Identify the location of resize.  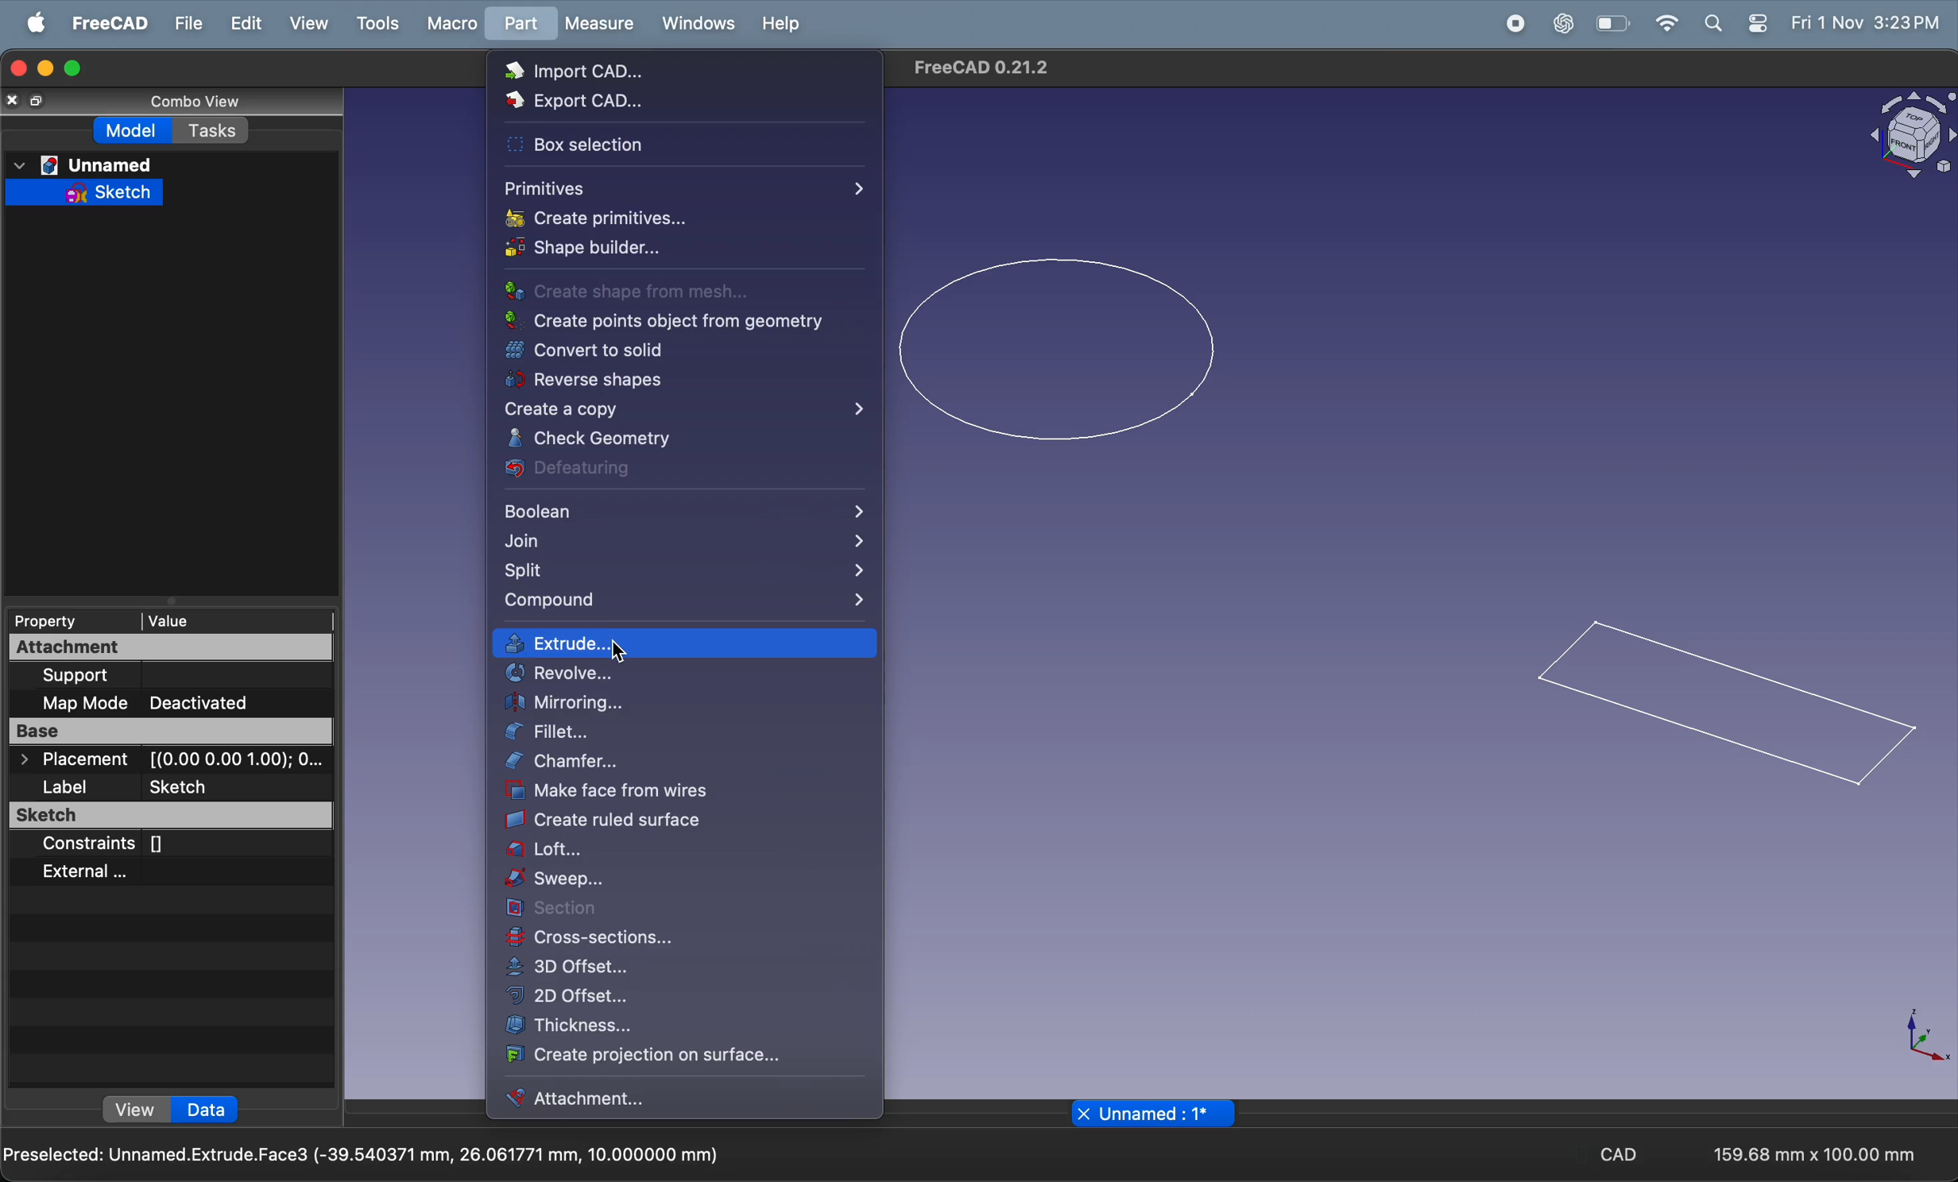
(40, 101).